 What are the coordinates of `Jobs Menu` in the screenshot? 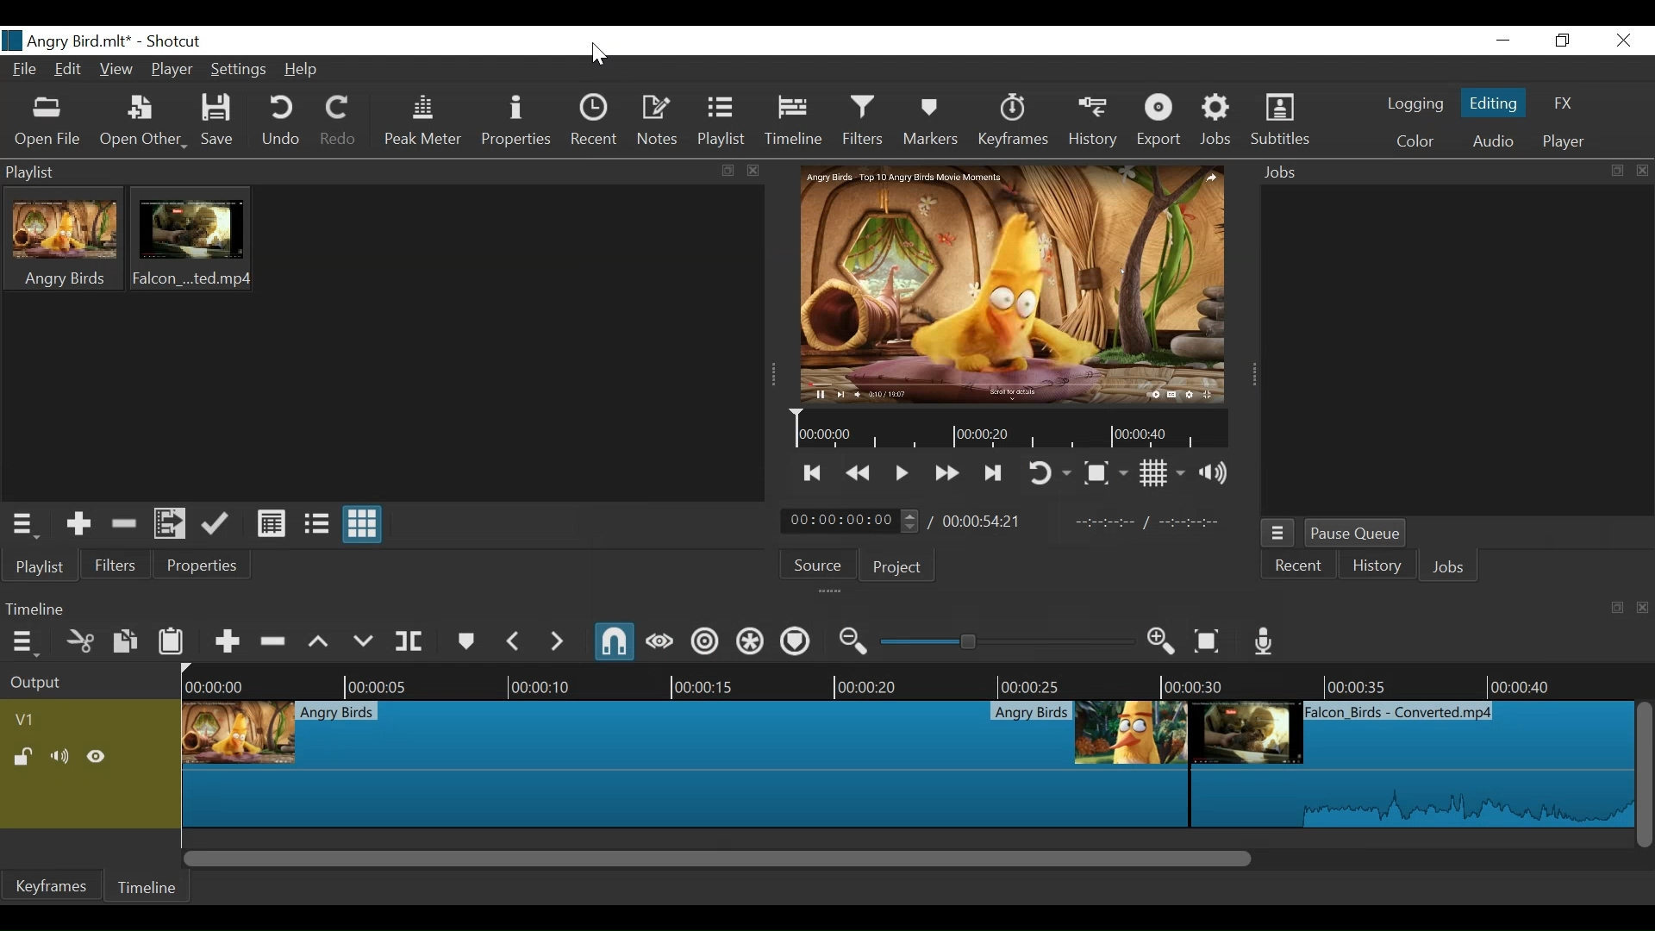 It's located at (1278, 533).